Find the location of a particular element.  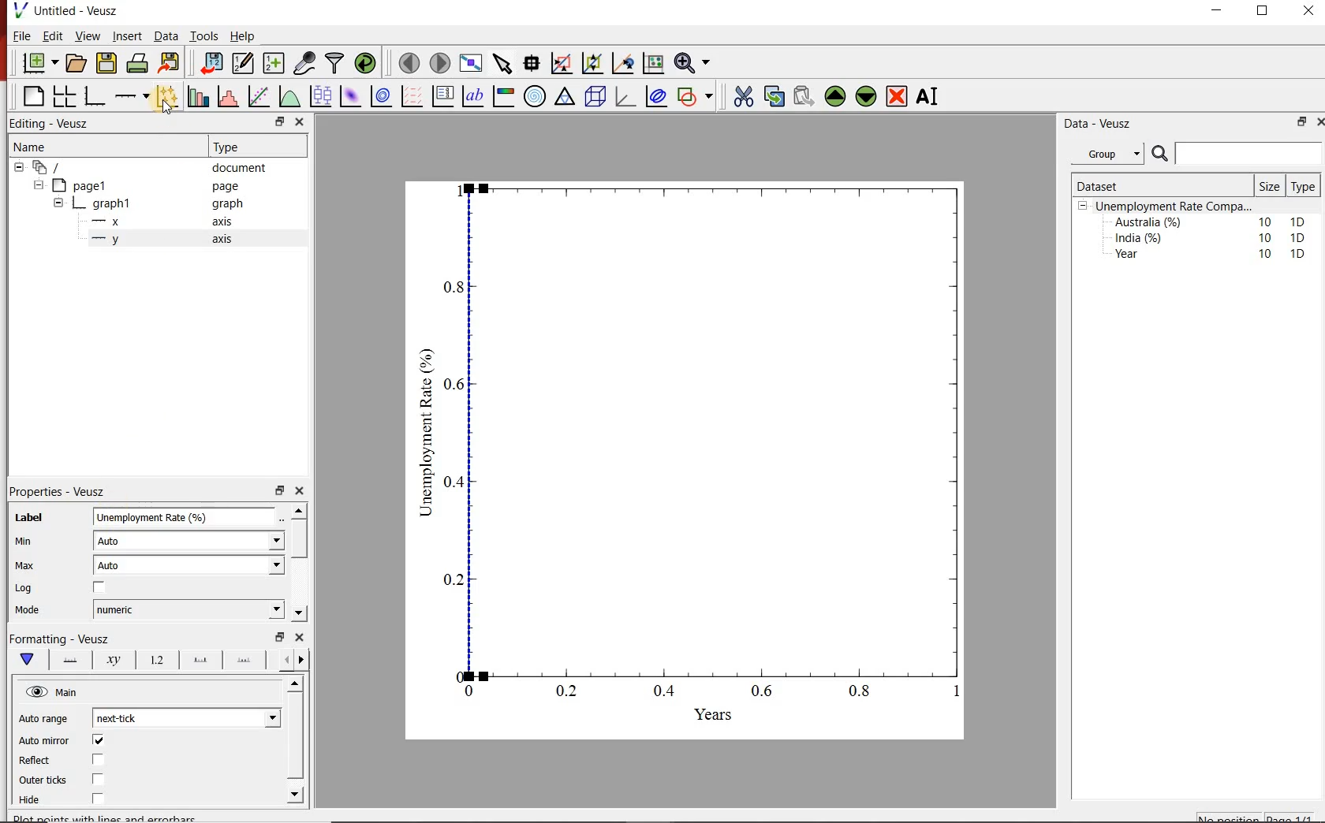

select the items is located at coordinates (504, 61).